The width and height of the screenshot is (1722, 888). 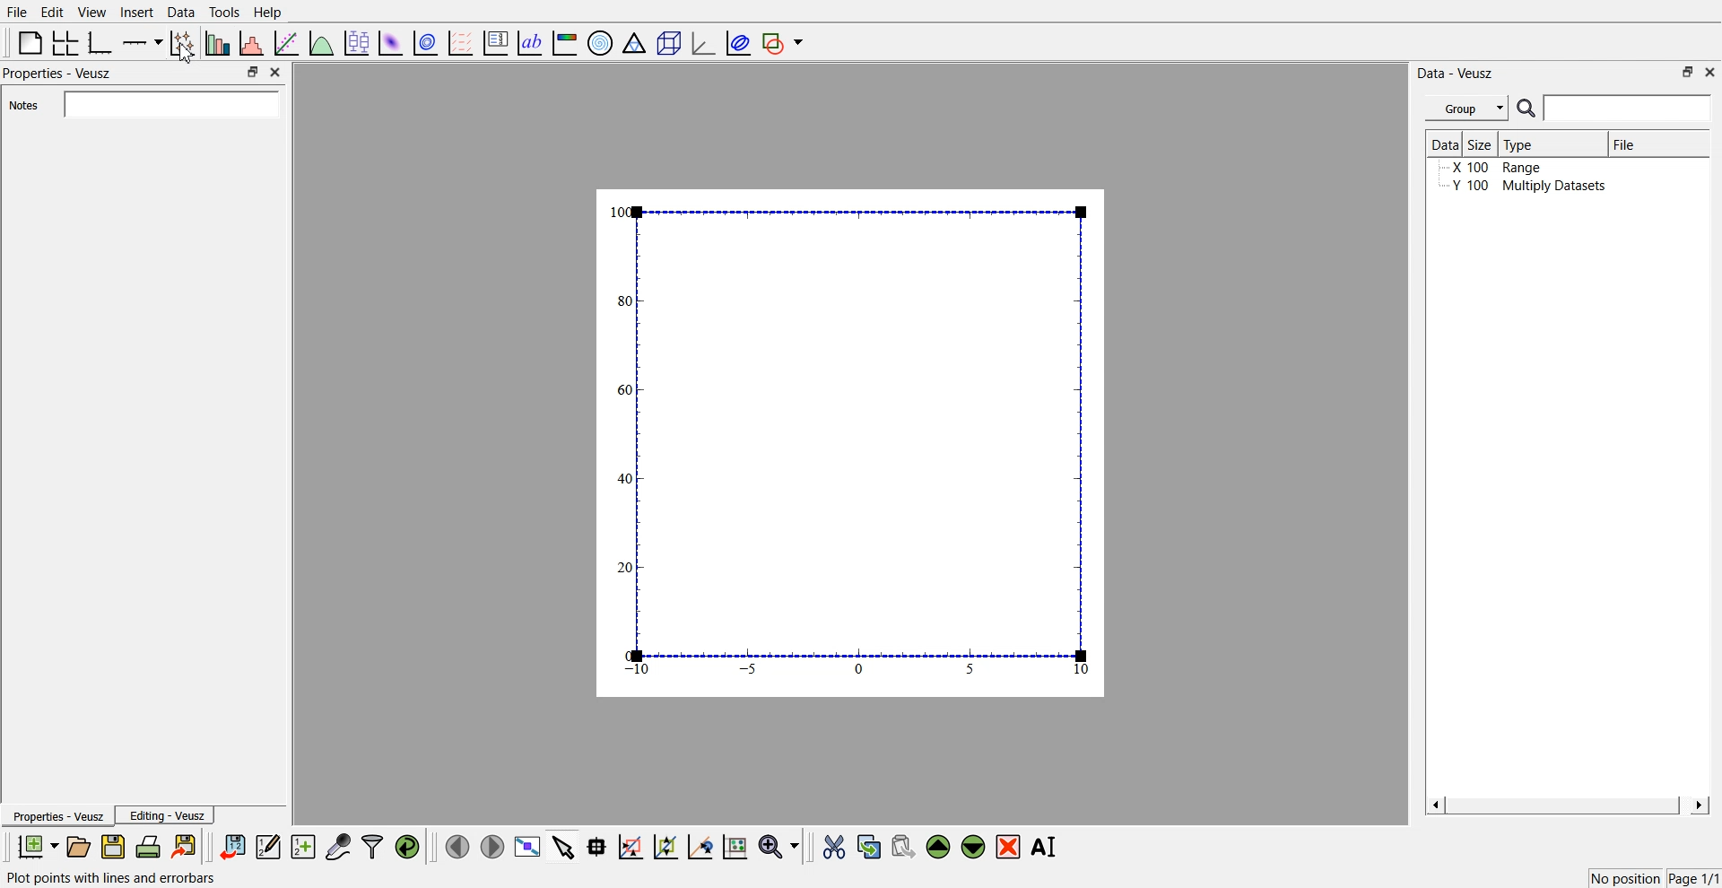 What do you see at coordinates (778, 848) in the screenshot?
I see `zoom funtions` at bounding box center [778, 848].